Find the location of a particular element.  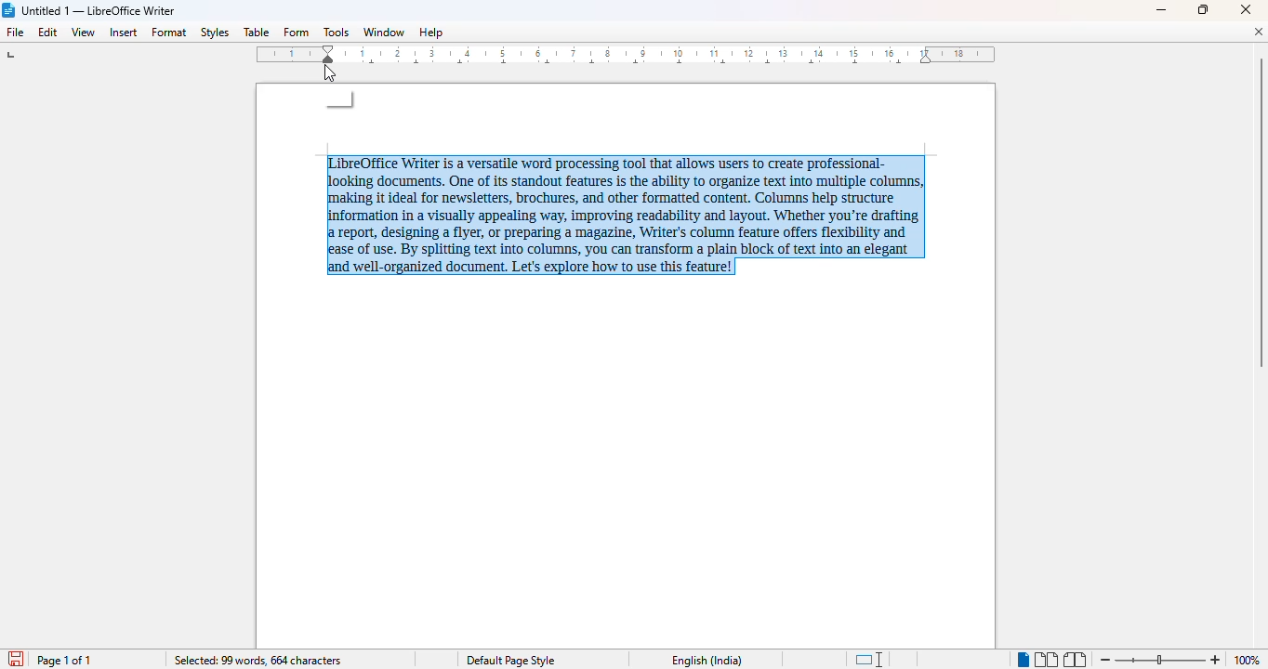

edit is located at coordinates (48, 32).